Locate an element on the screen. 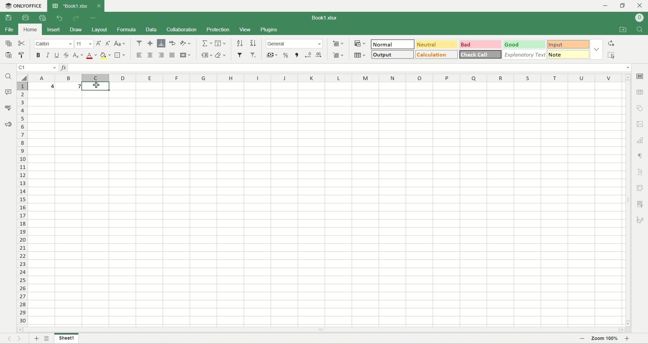  sort ascending is located at coordinates (239, 43).